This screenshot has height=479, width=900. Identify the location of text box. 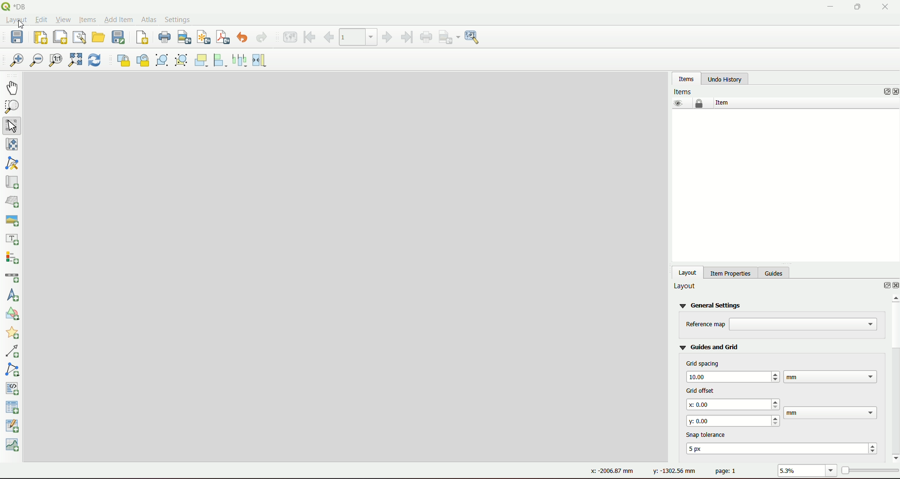
(734, 404).